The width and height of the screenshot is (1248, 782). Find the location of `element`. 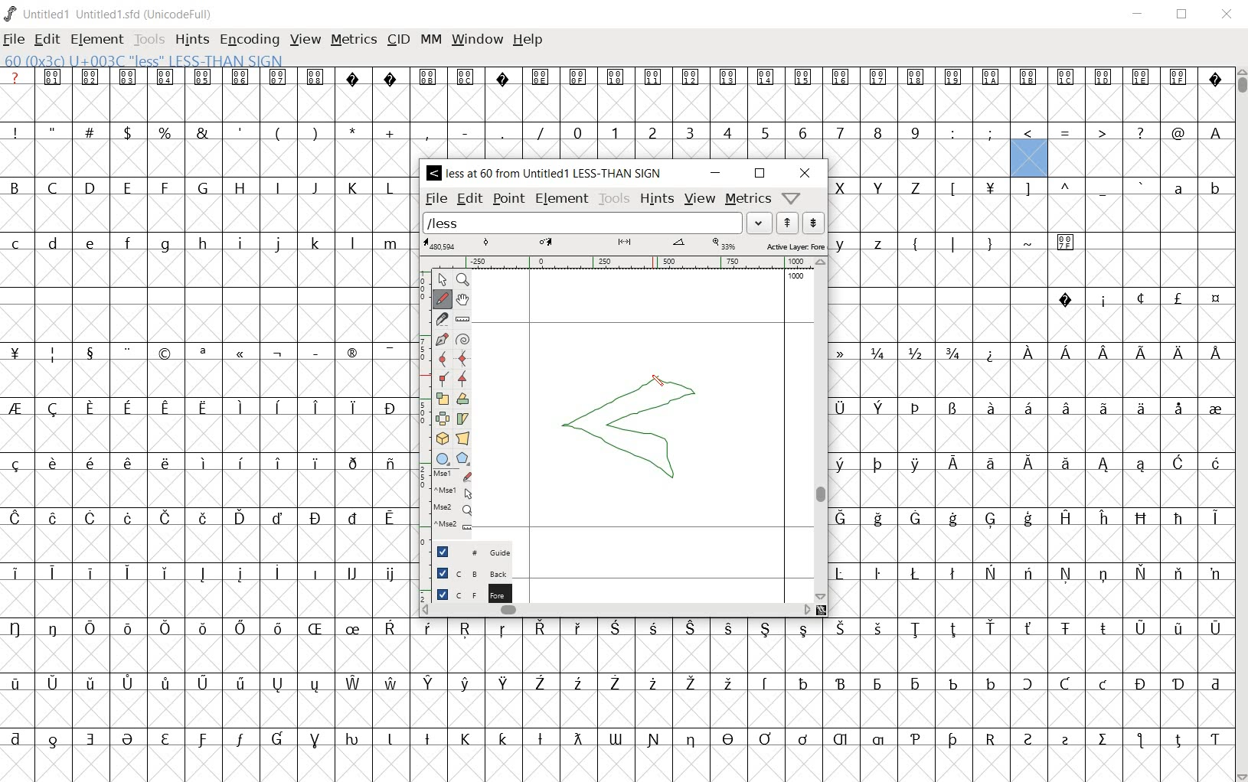

element is located at coordinates (97, 39).